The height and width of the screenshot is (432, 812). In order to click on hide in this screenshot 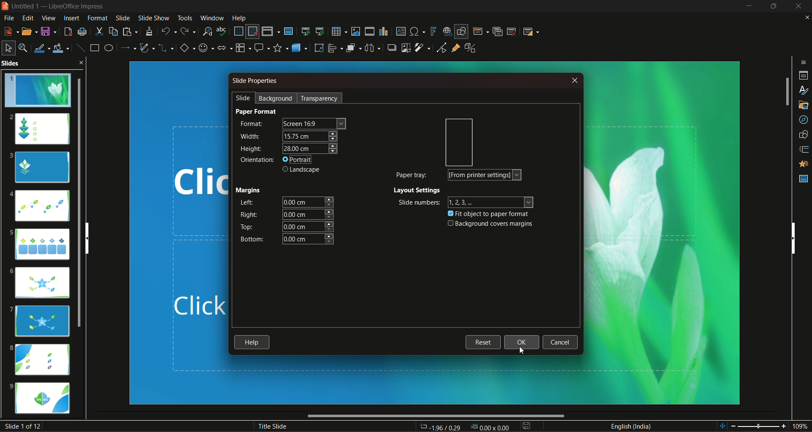, I will do `click(772, 6)`.